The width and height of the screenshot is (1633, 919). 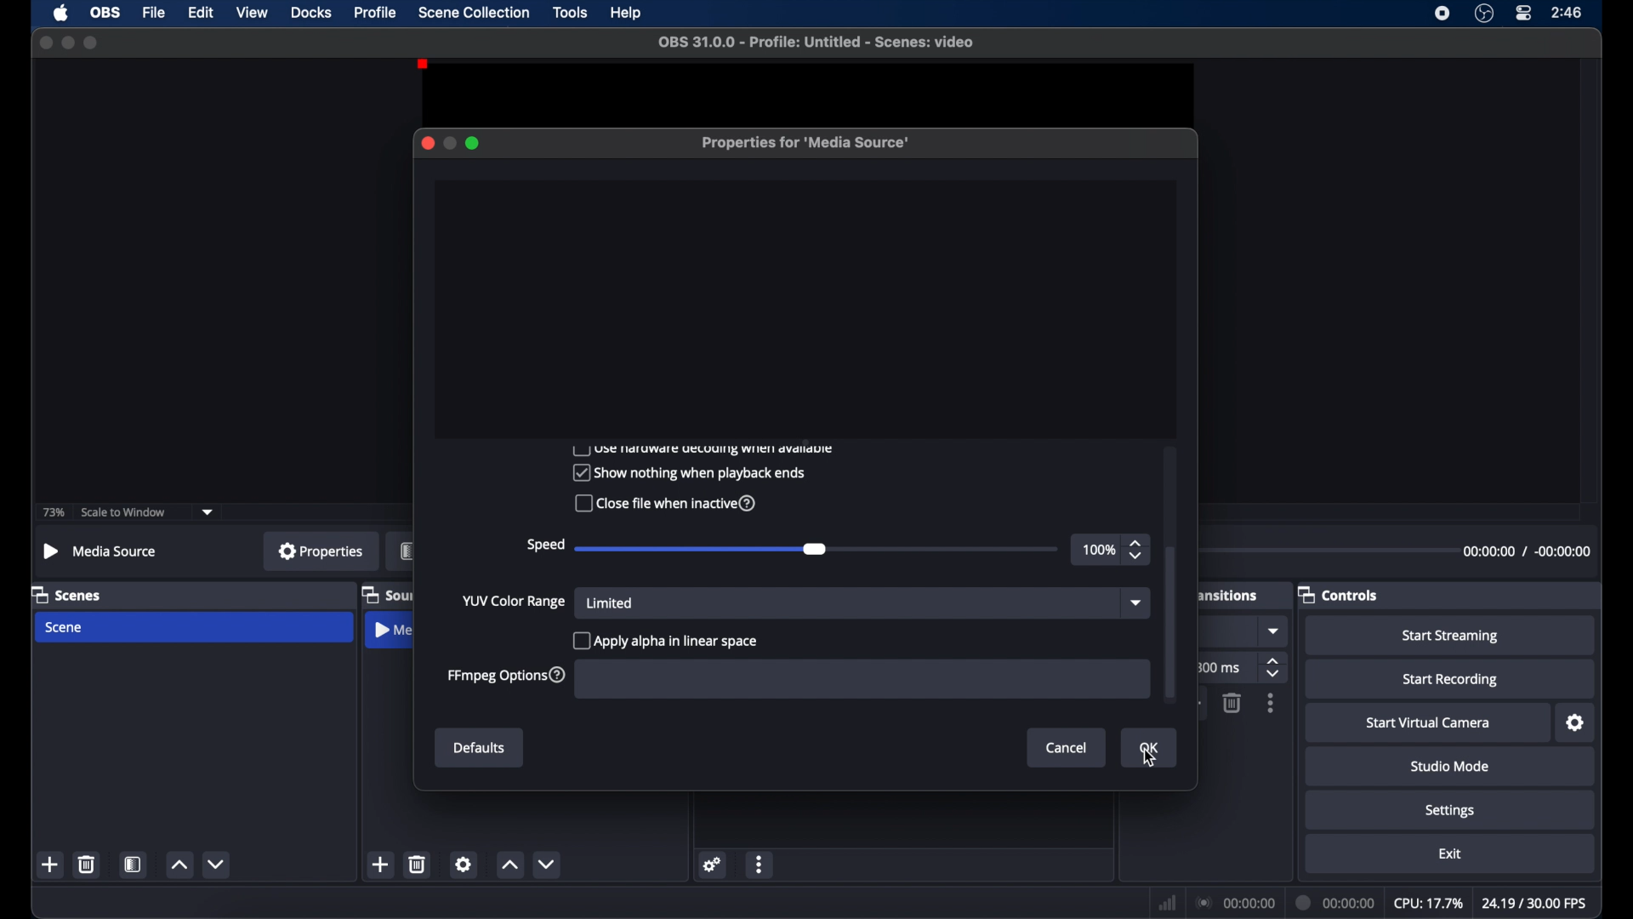 What do you see at coordinates (1275, 669) in the screenshot?
I see `stepper buttons` at bounding box center [1275, 669].